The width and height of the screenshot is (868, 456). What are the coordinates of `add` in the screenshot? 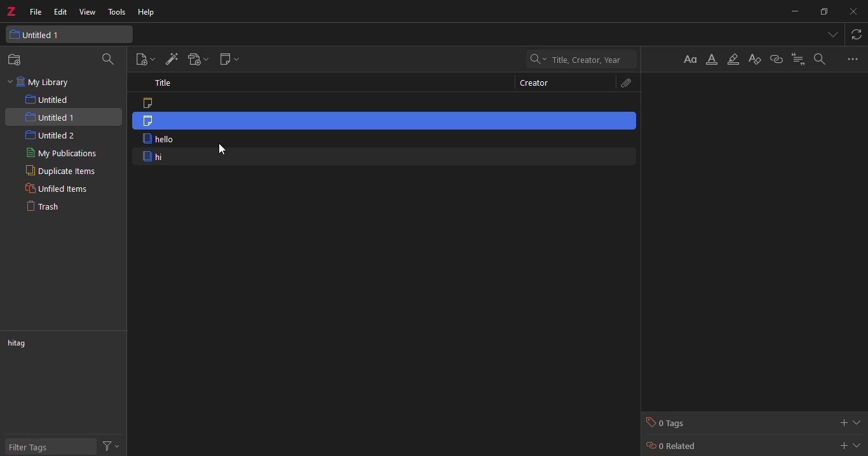 It's located at (843, 422).